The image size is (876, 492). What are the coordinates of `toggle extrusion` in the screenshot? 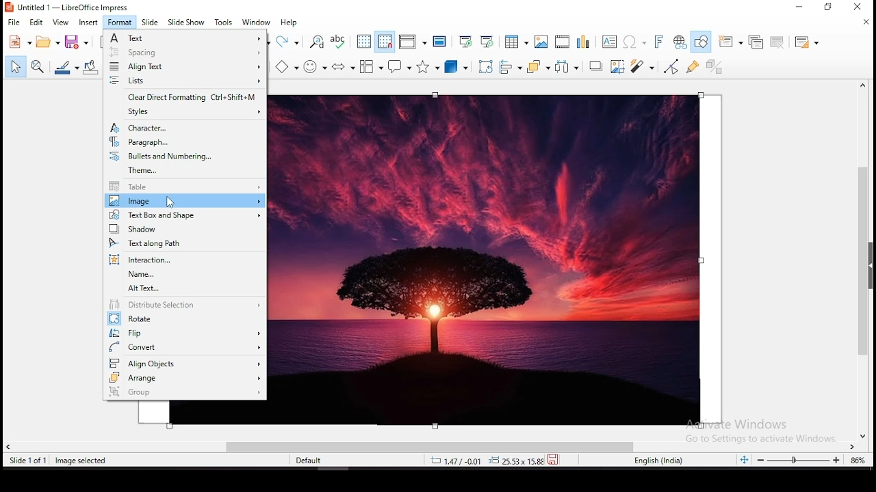 It's located at (715, 65).